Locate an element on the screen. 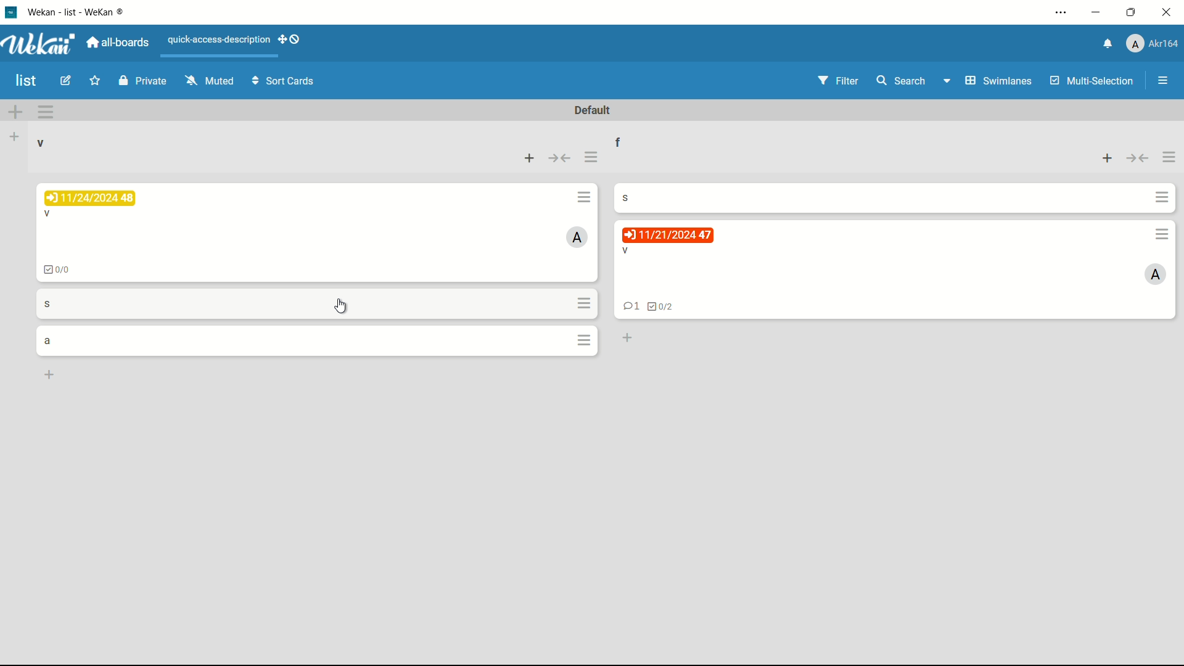 Image resolution: width=1184 pixels, height=666 pixels. search is located at coordinates (902, 81).